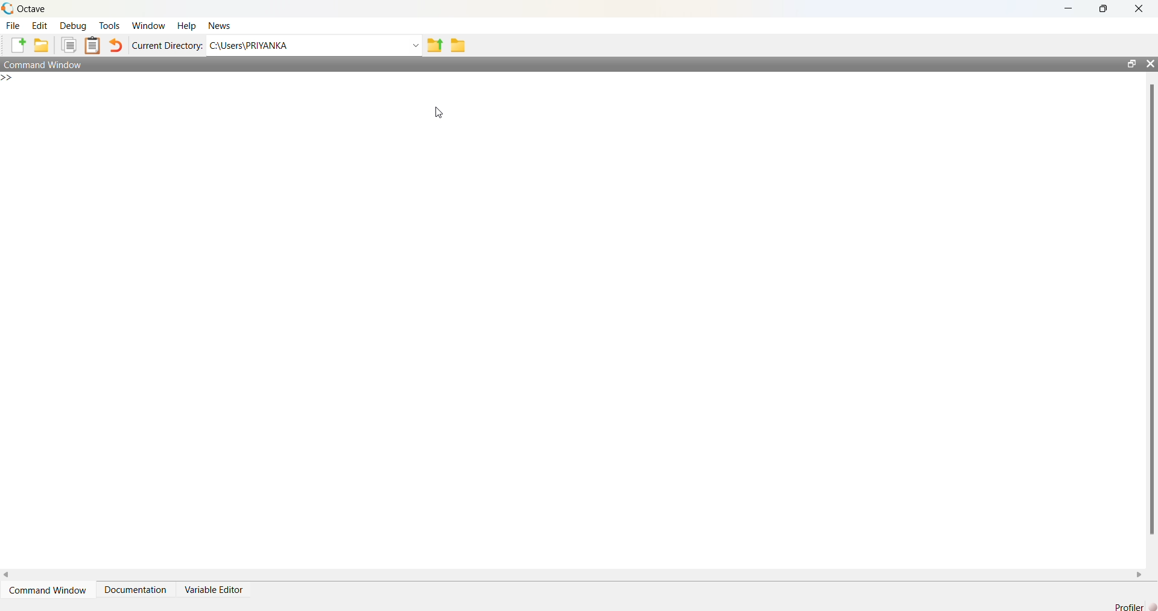 The width and height of the screenshot is (1158, 611). I want to click on Variable Editor, so click(213, 590).